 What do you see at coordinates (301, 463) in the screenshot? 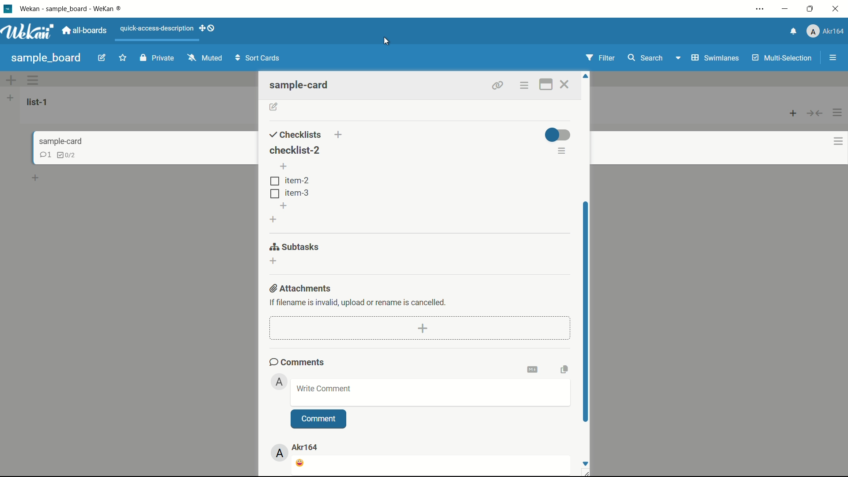
I see `comment added` at bounding box center [301, 463].